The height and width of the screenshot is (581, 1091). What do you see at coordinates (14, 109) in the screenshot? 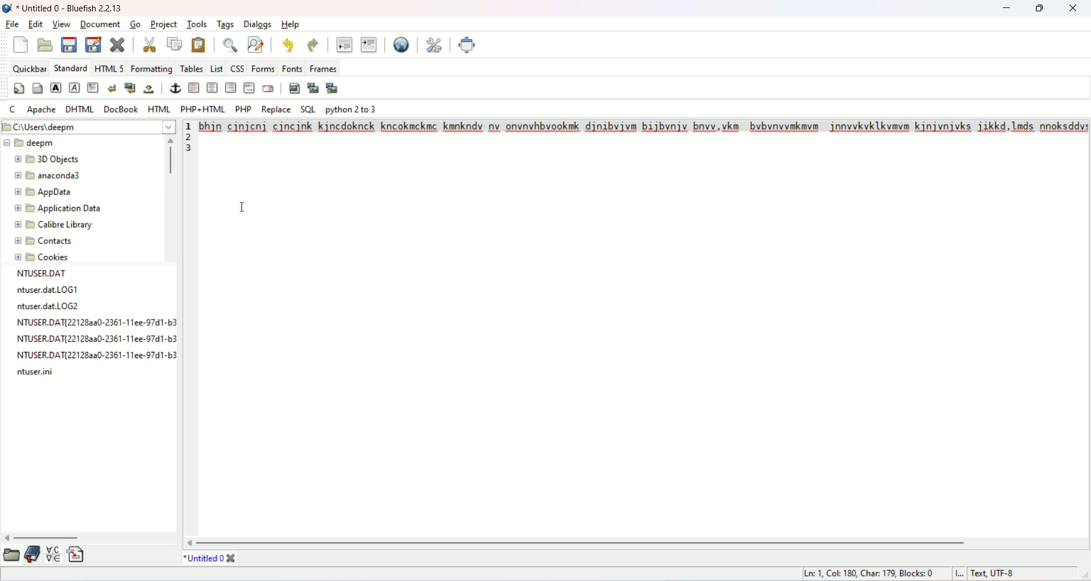
I see `C` at bounding box center [14, 109].